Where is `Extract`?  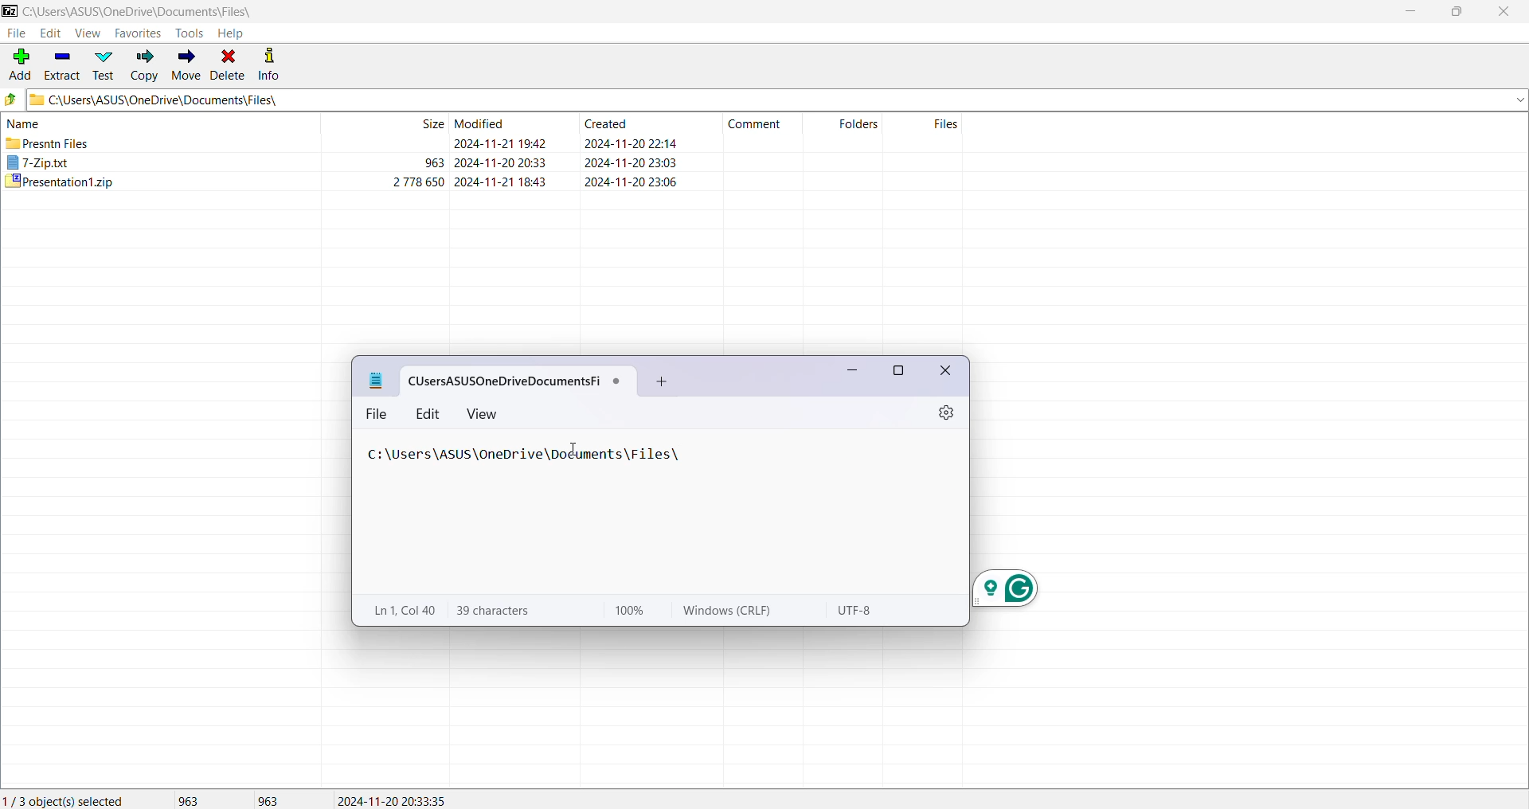
Extract is located at coordinates (62, 66).